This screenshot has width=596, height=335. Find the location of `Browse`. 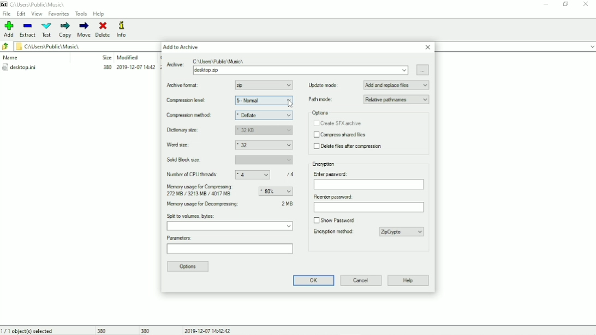

Browse is located at coordinates (424, 70).